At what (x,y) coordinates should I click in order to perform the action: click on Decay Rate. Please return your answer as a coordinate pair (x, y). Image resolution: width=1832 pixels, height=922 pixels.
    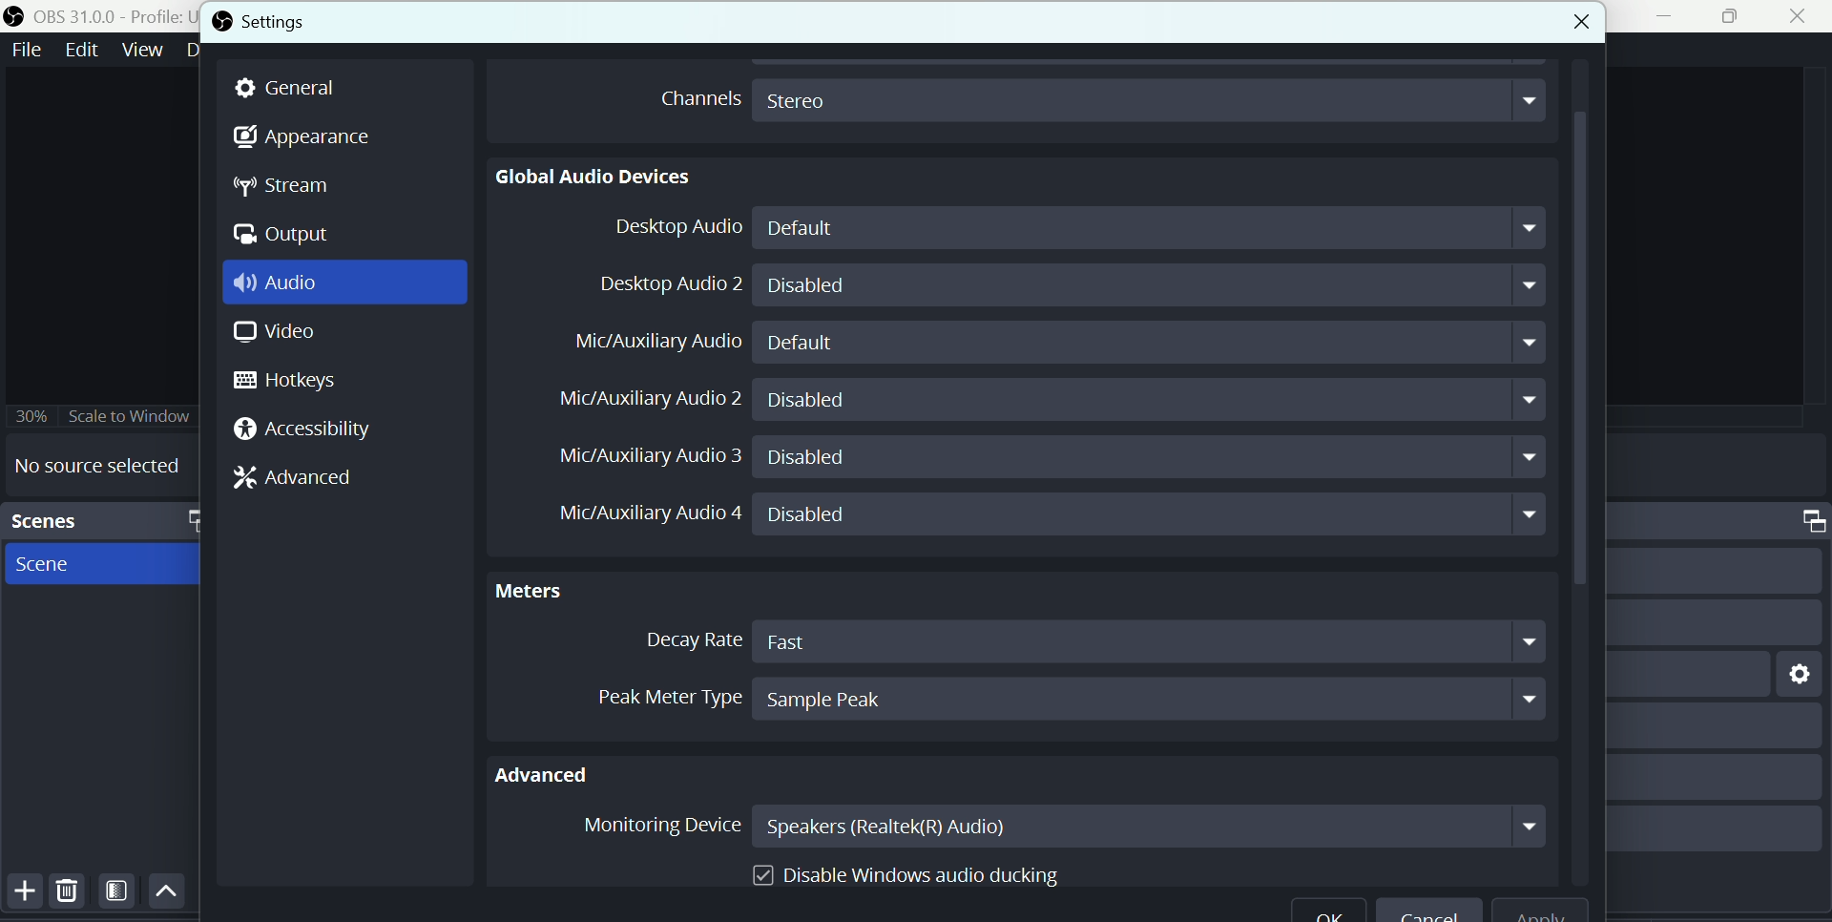
    Looking at the image, I should click on (686, 640).